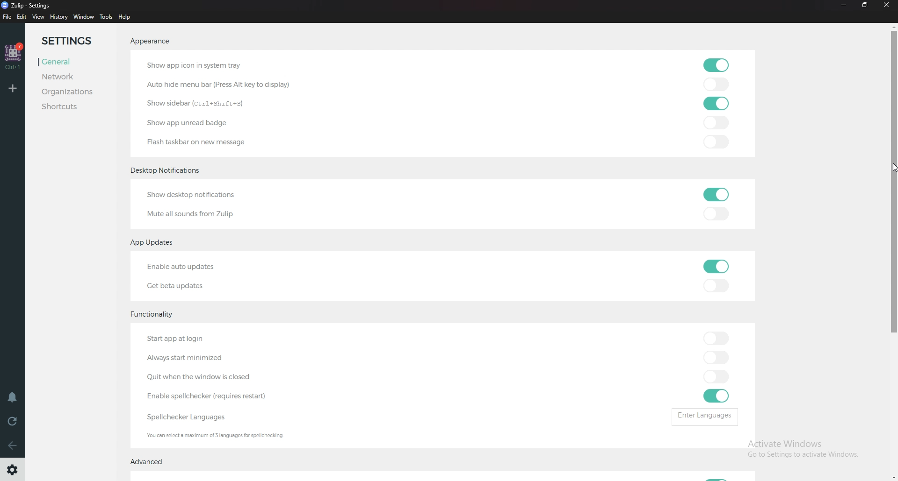 The image size is (898, 481). I want to click on Functionality, so click(156, 315).